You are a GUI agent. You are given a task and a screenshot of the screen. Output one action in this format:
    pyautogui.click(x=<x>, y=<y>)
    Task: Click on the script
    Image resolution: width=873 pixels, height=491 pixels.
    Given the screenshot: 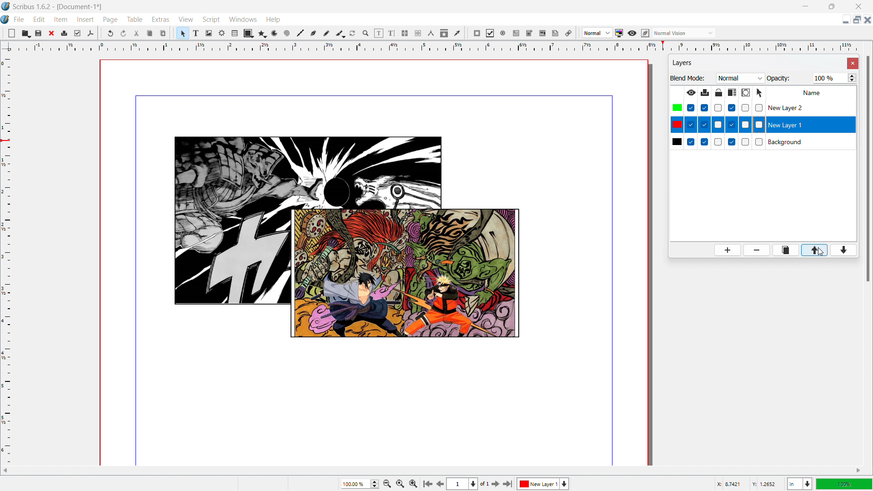 What is the action you would take?
    pyautogui.click(x=211, y=20)
    